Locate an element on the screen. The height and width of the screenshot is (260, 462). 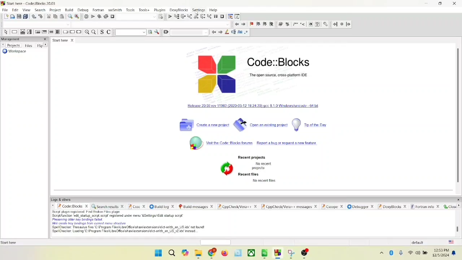
paste is located at coordinates (62, 16).